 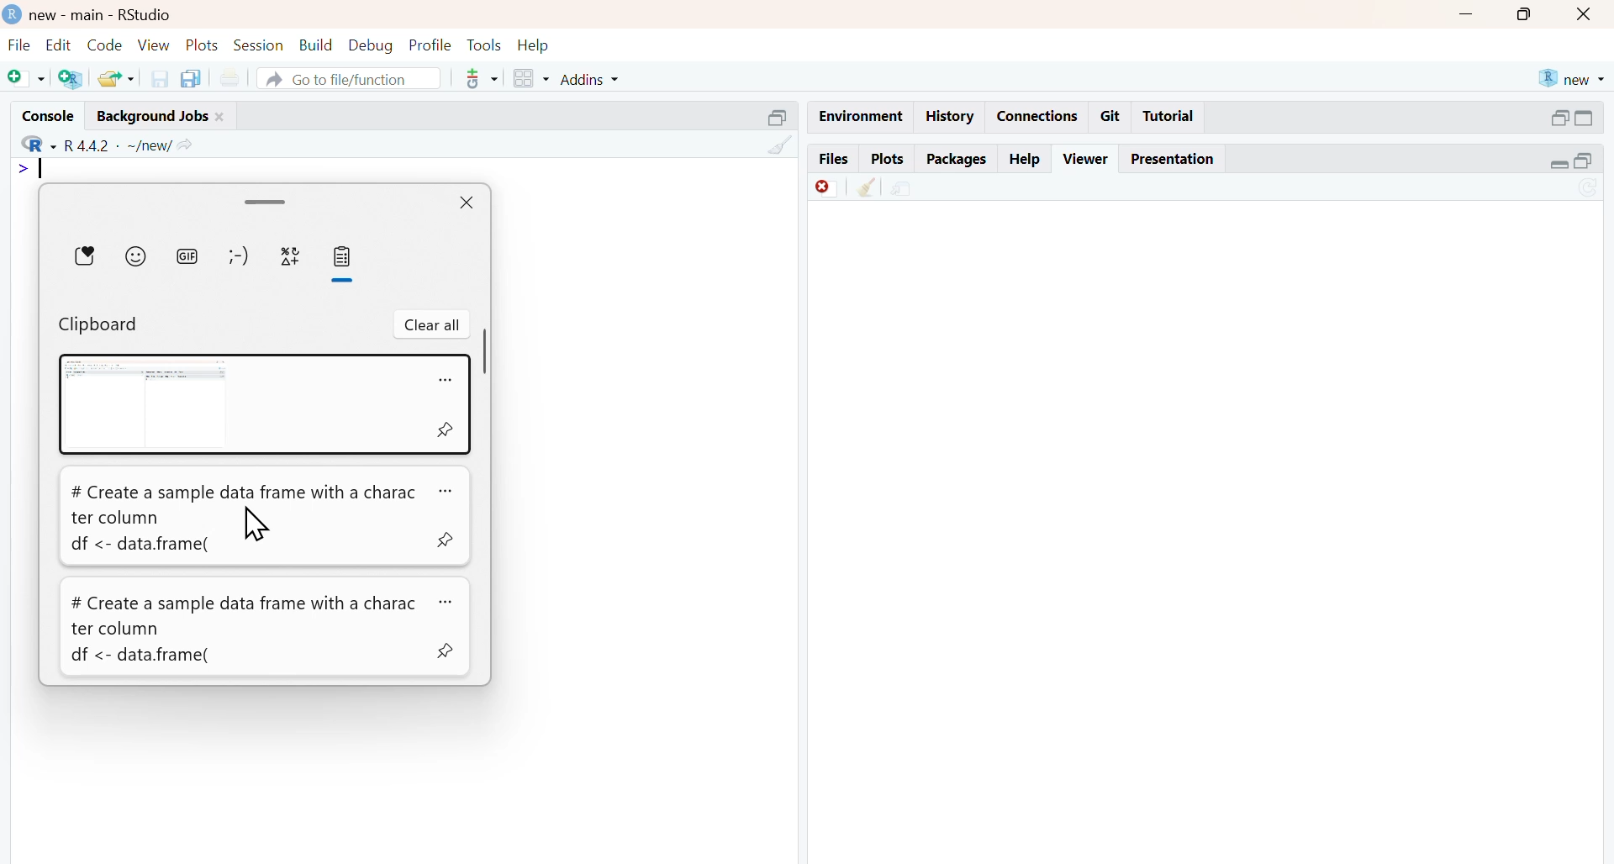 What do you see at coordinates (371, 46) in the screenshot?
I see `debug` at bounding box center [371, 46].